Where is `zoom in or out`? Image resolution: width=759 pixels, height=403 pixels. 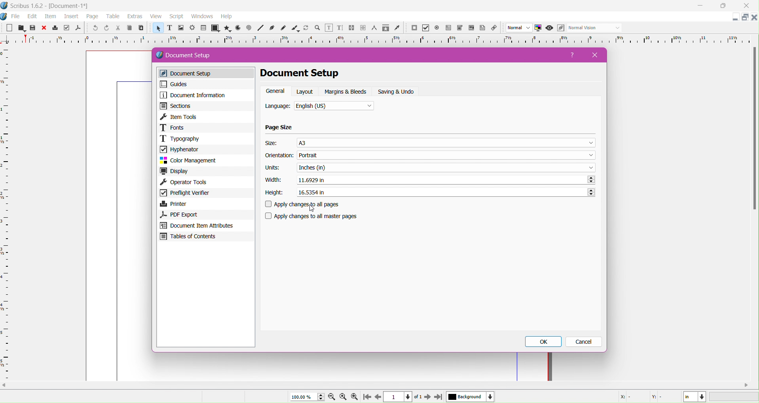
zoom in or out is located at coordinates (318, 28).